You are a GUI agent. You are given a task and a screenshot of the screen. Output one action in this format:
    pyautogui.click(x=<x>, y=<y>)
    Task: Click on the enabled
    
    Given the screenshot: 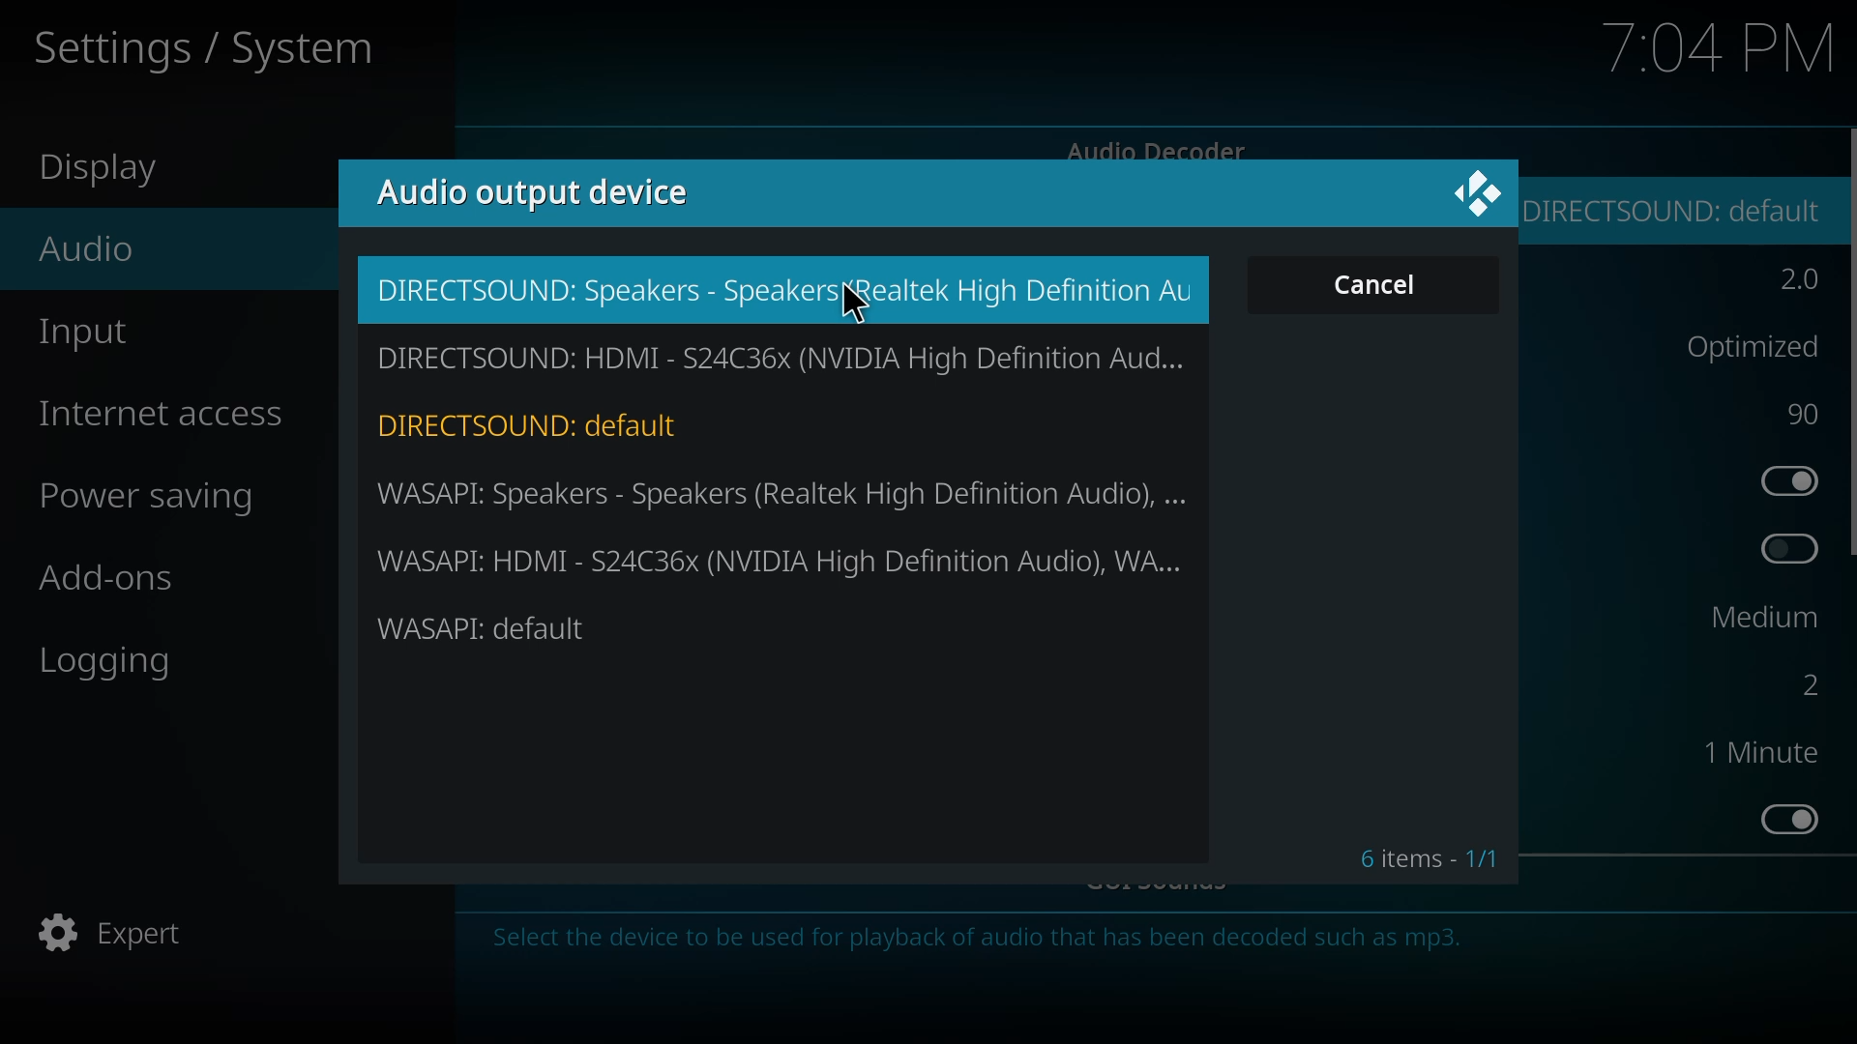 What is the action you would take?
    pyautogui.click(x=1788, y=480)
    